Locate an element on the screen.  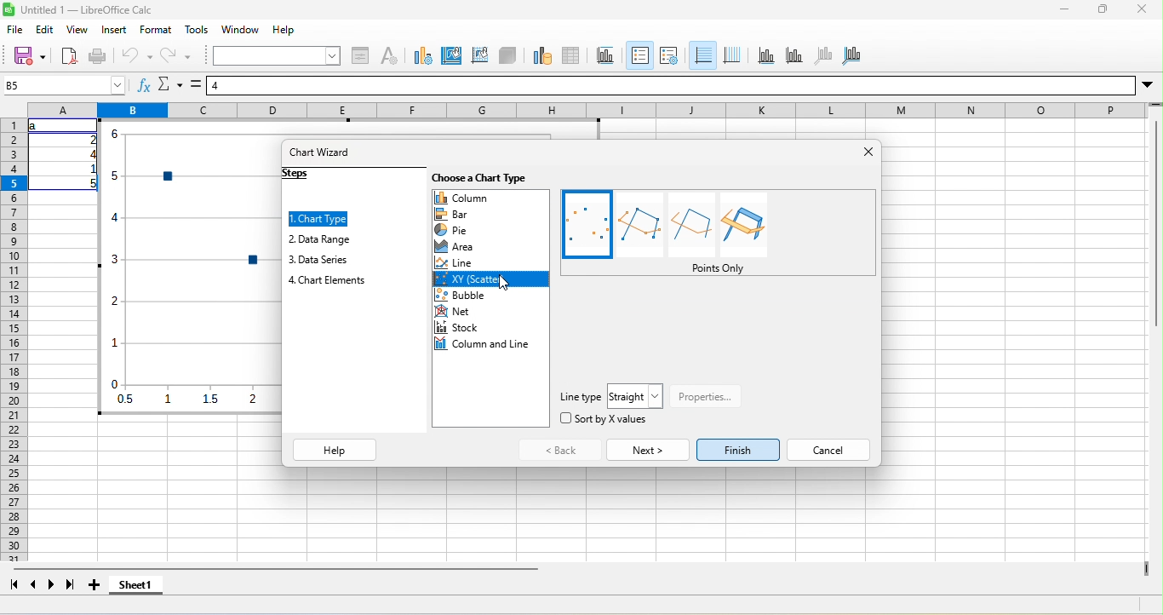
file is located at coordinates (15, 30).